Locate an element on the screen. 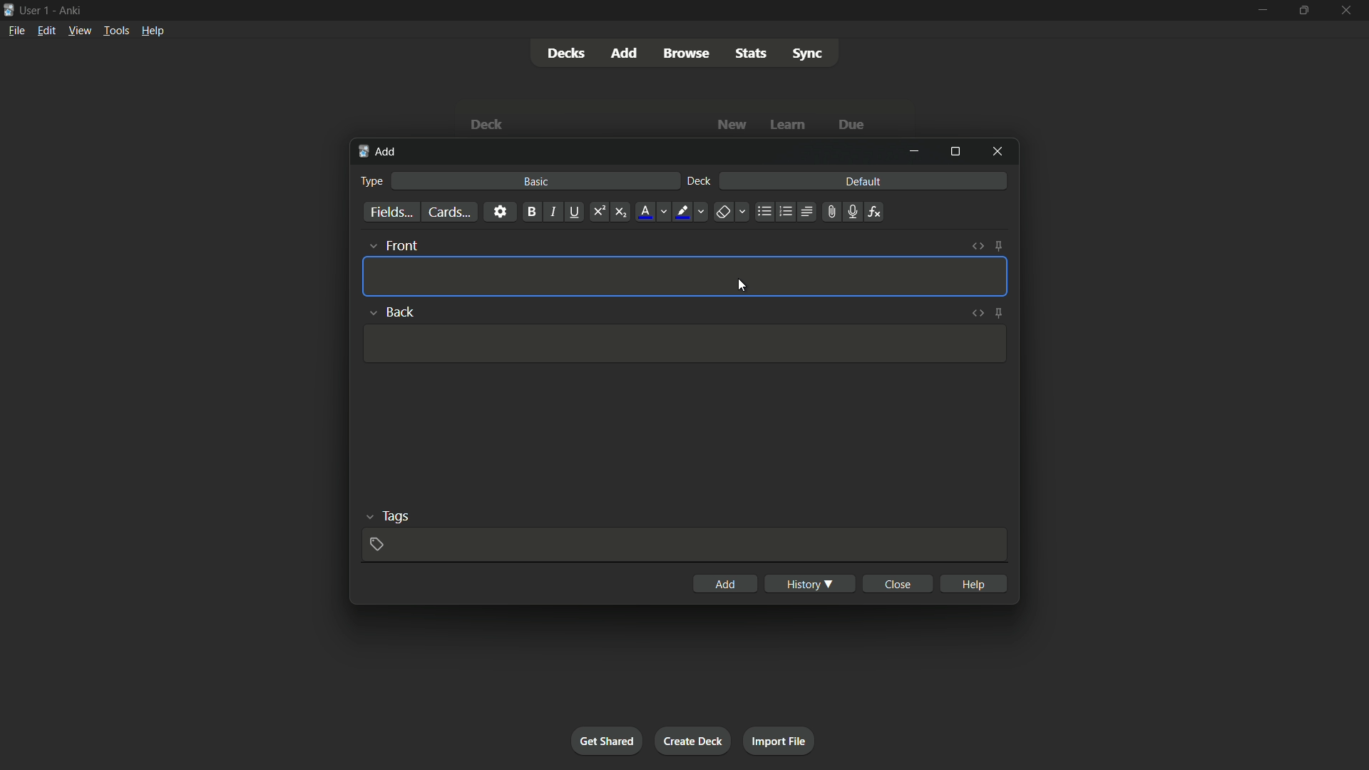 This screenshot has width=1369, height=770. sync is located at coordinates (808, 54).